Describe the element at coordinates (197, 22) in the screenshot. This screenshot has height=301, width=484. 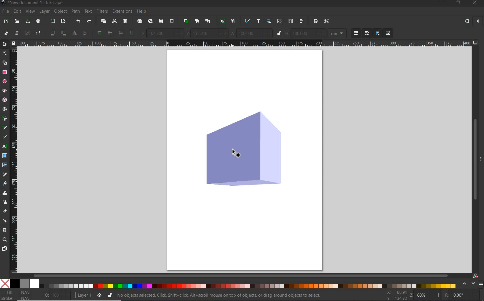
I see `CREATE CLONE` at that location.